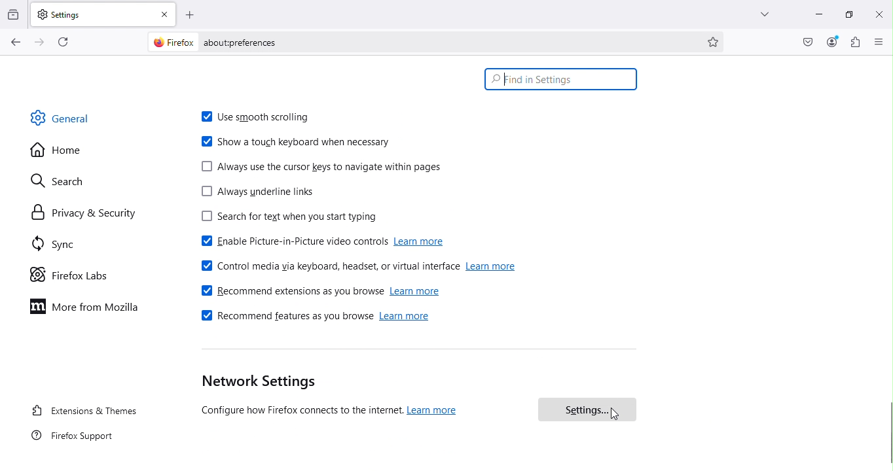 This screenshot has width=893, height=471. I want to click on Close tab, so click(167, 14).